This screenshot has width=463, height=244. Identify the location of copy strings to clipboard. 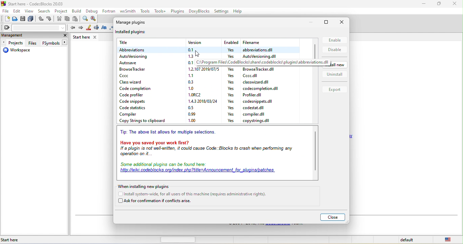
(142, 121).